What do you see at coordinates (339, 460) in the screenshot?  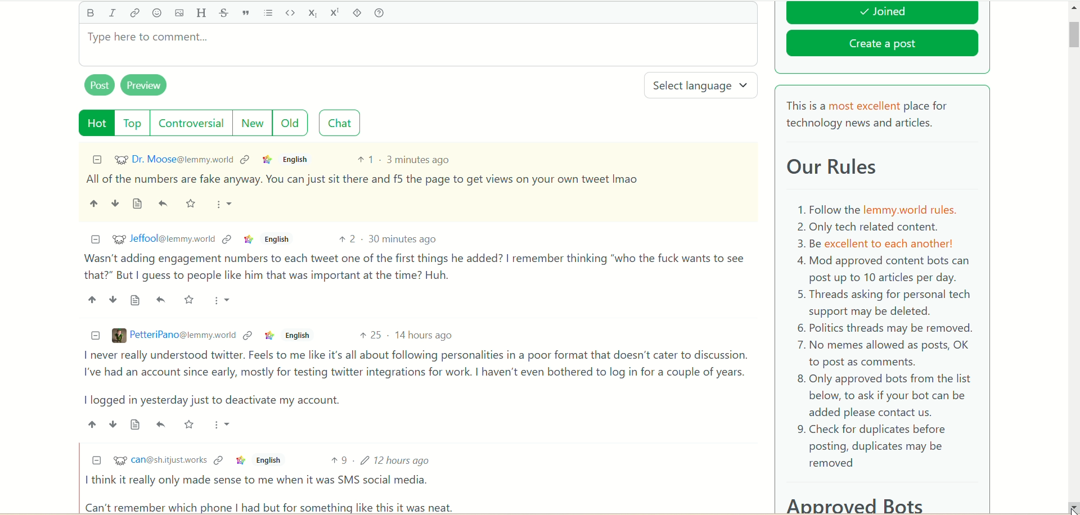 I see `Upvote 9` at bounding box center [339, 460].